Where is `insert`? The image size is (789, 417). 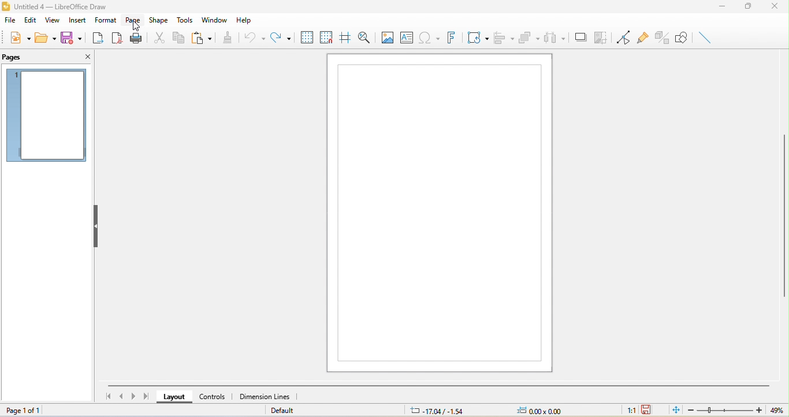
insert is located at coordinates (78, 20).